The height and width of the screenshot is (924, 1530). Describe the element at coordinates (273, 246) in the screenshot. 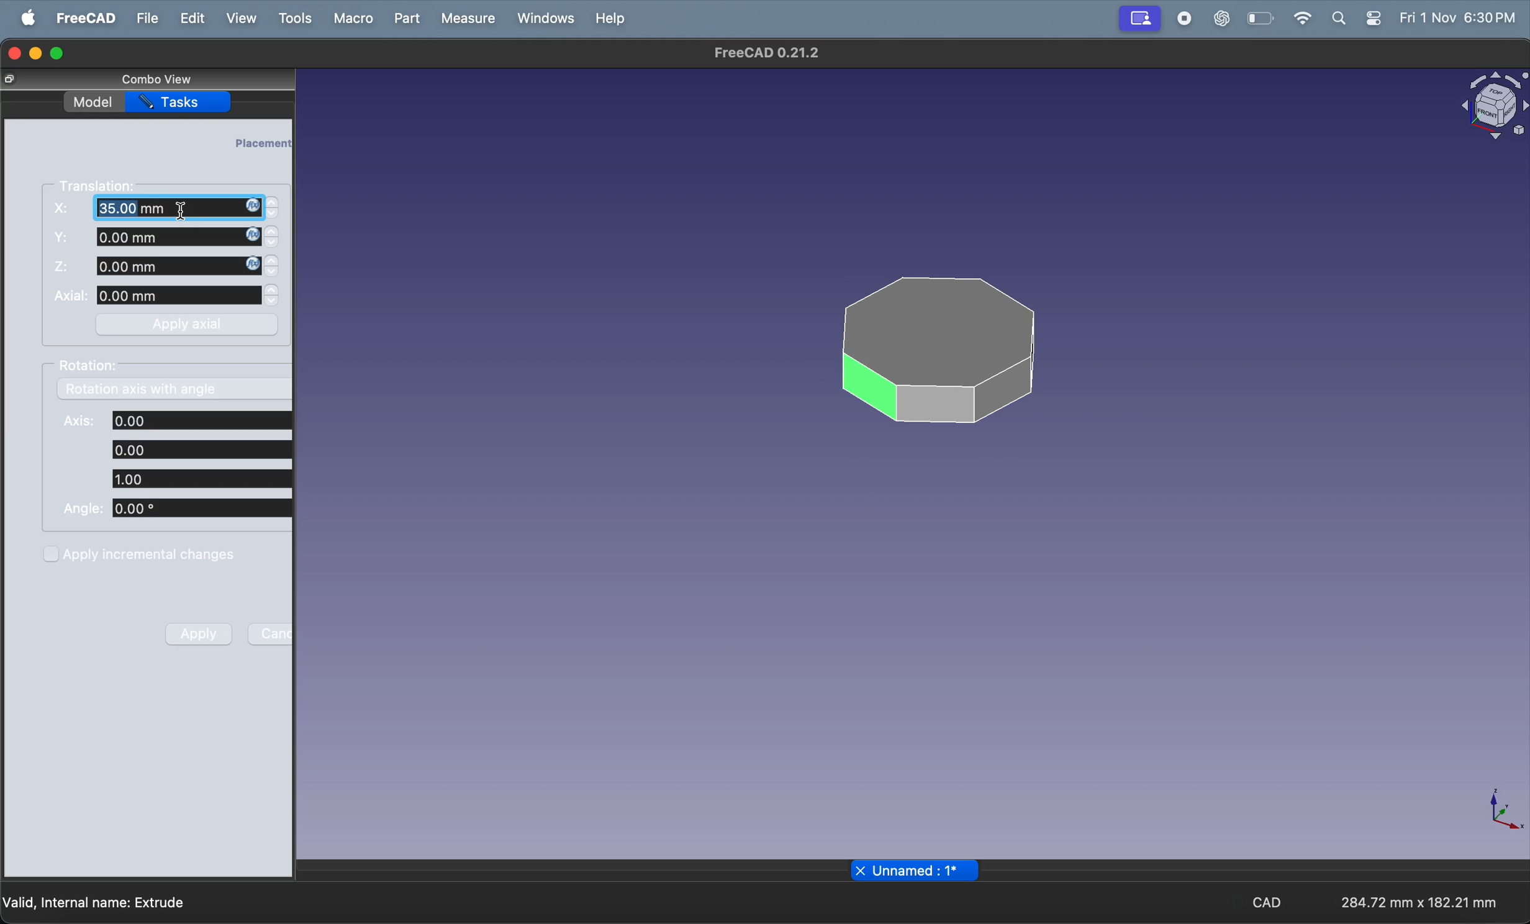

I see `down` at that location.